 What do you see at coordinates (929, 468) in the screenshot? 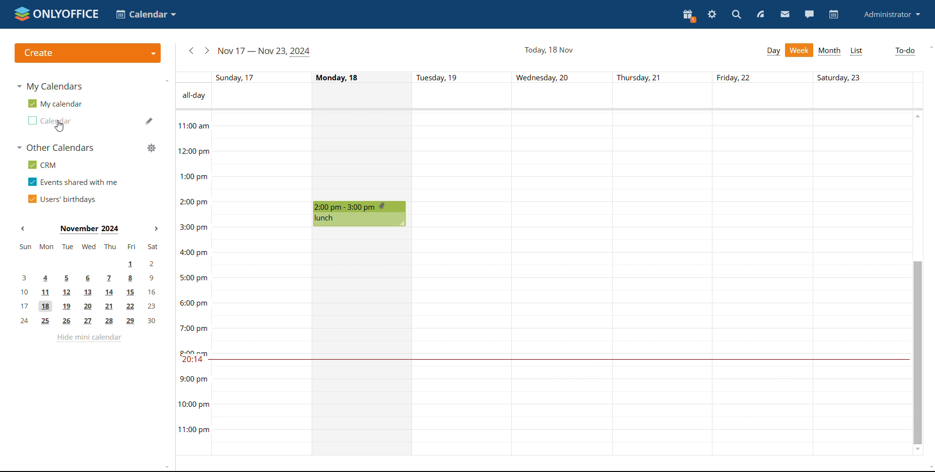
I see `scroll down` at bounding box center [929, 468].